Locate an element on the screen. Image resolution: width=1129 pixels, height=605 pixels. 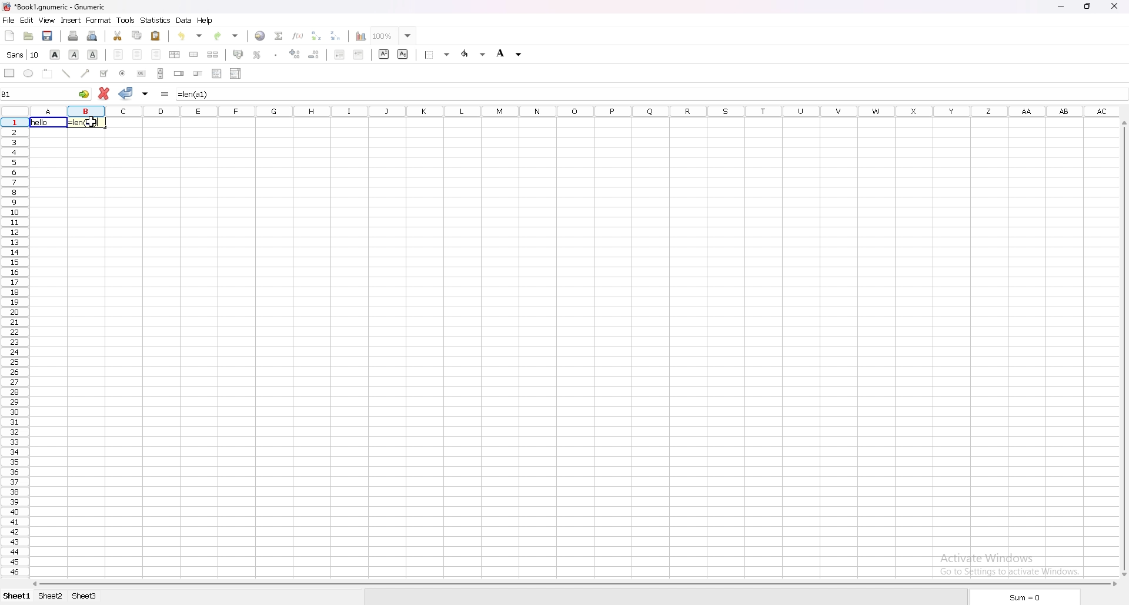
new is located at coordinates (9, 36).